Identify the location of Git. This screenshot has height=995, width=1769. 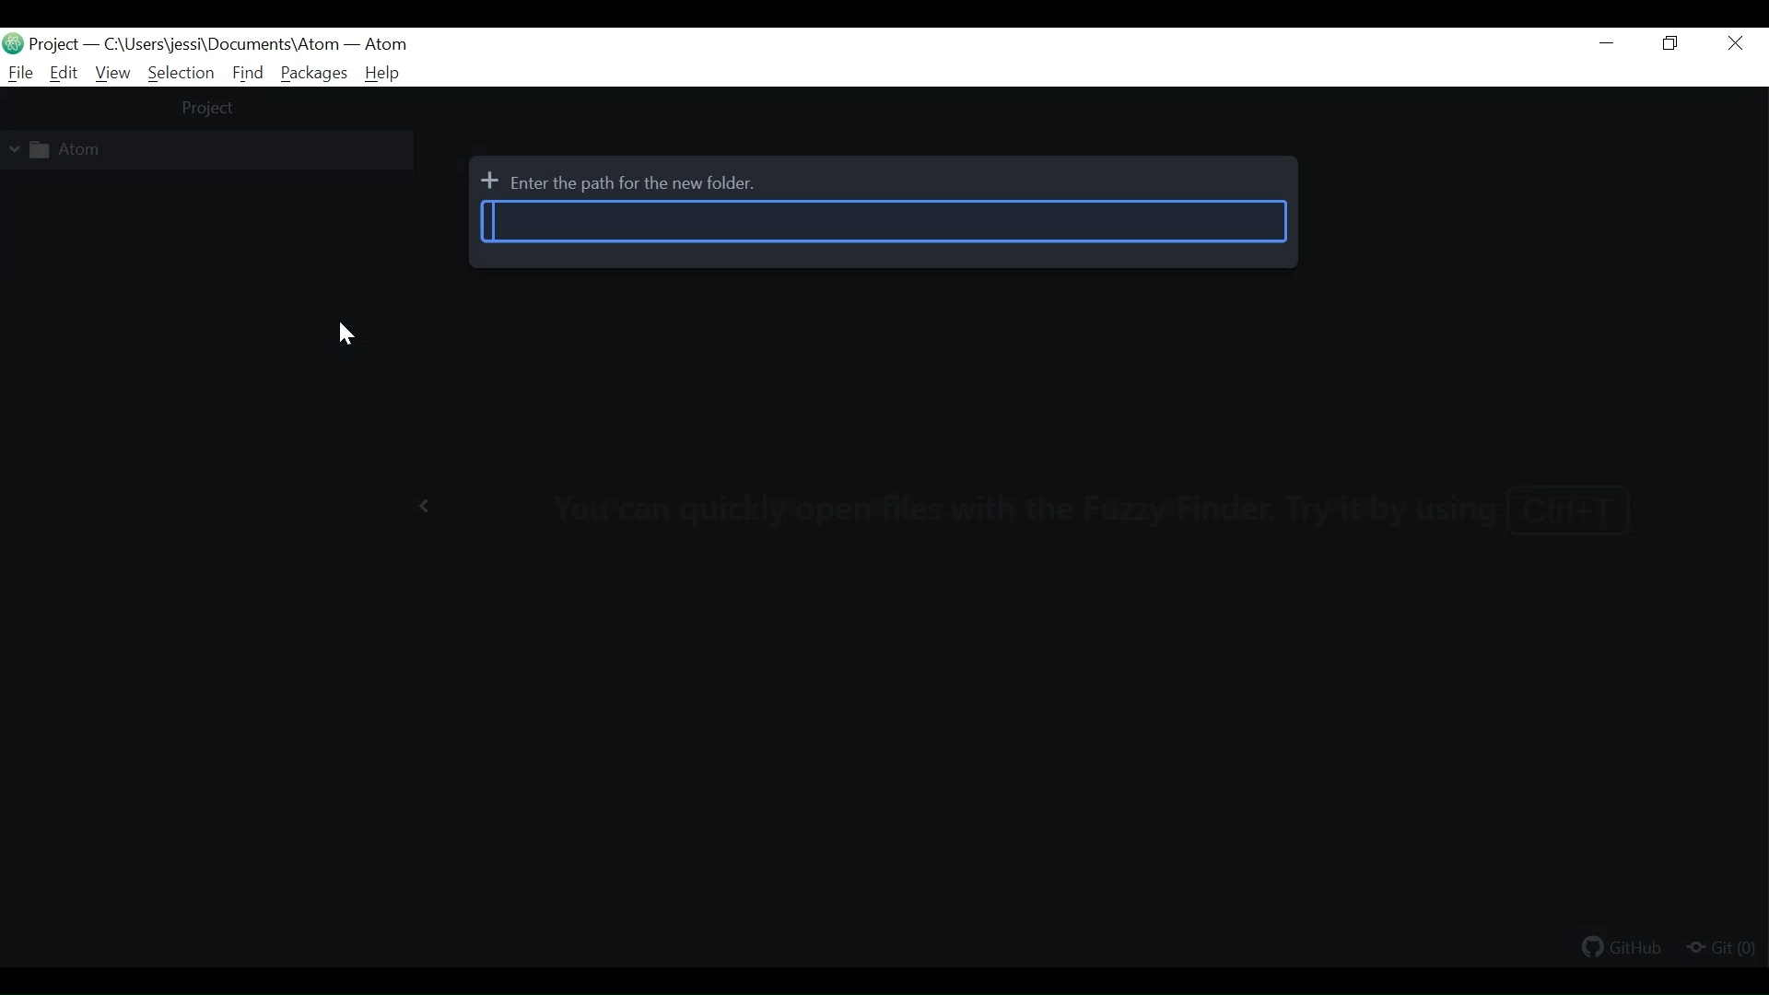
(1720, 949).